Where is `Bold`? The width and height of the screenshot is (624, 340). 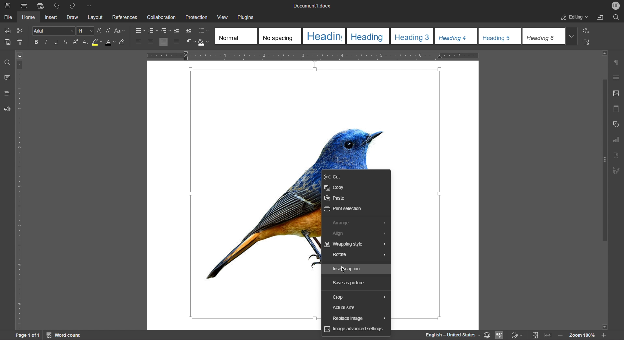
Bold is located at coordinates (37, 42).